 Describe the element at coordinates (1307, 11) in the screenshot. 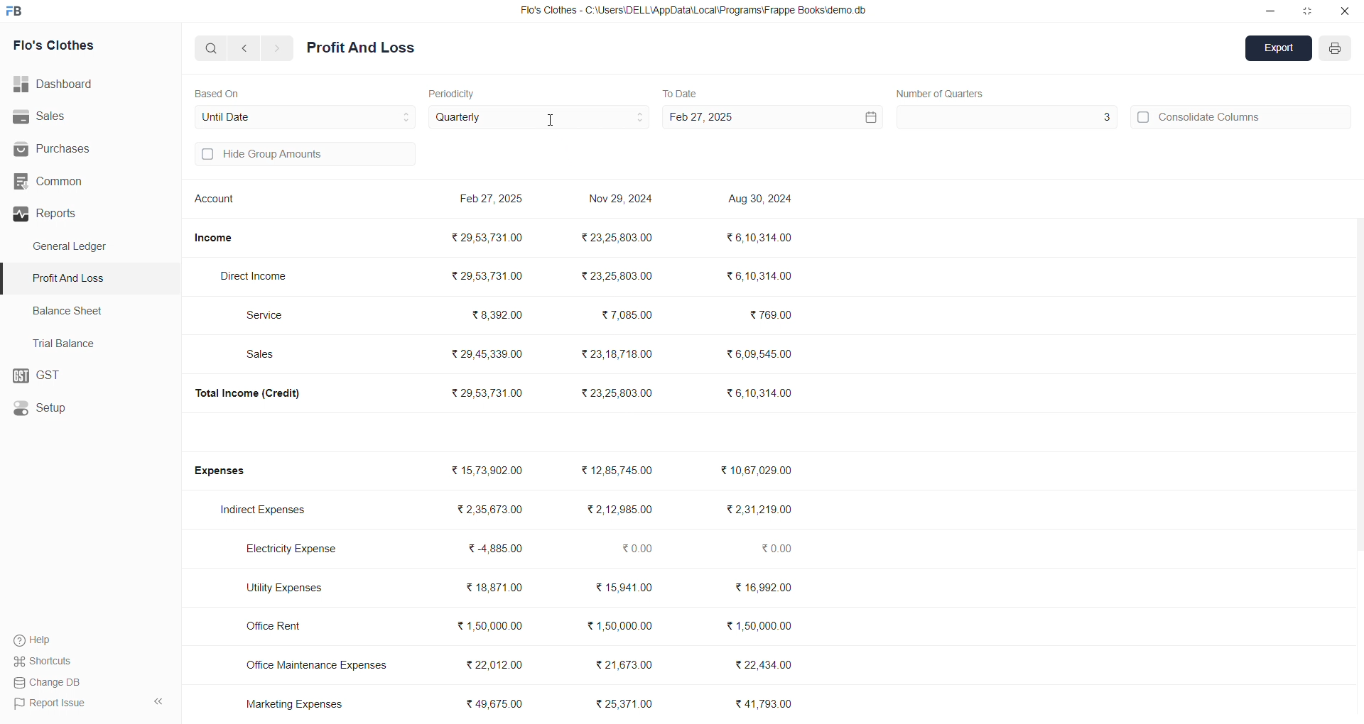

I see `resize` at that location.